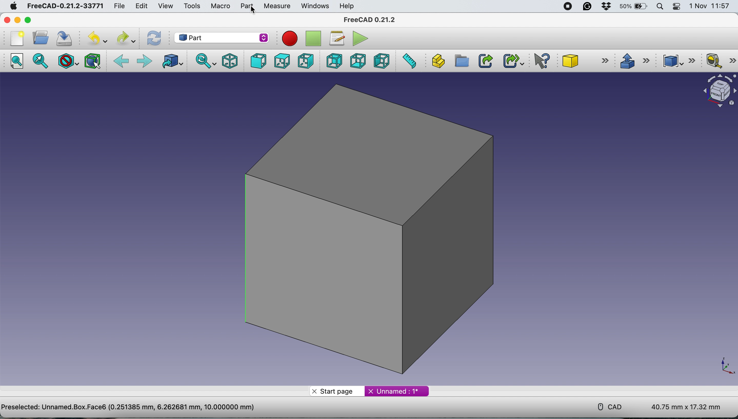 This screenshot has height=419, width=738. Describe the element at coordinates (633, 60) in the screenshot. I see `extrude` at that location.